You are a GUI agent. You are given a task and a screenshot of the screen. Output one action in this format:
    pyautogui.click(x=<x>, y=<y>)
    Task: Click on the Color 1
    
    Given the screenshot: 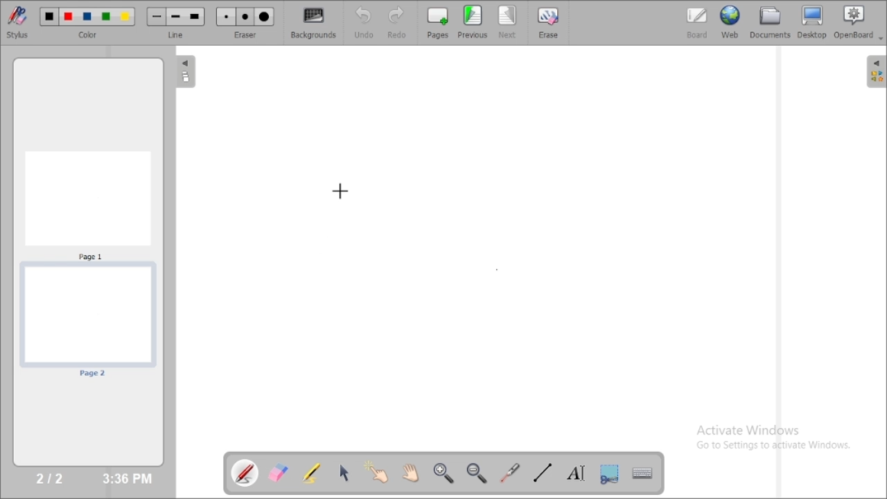 What is the action you would take?
    pyautogui.click(x=50, y=17)
    